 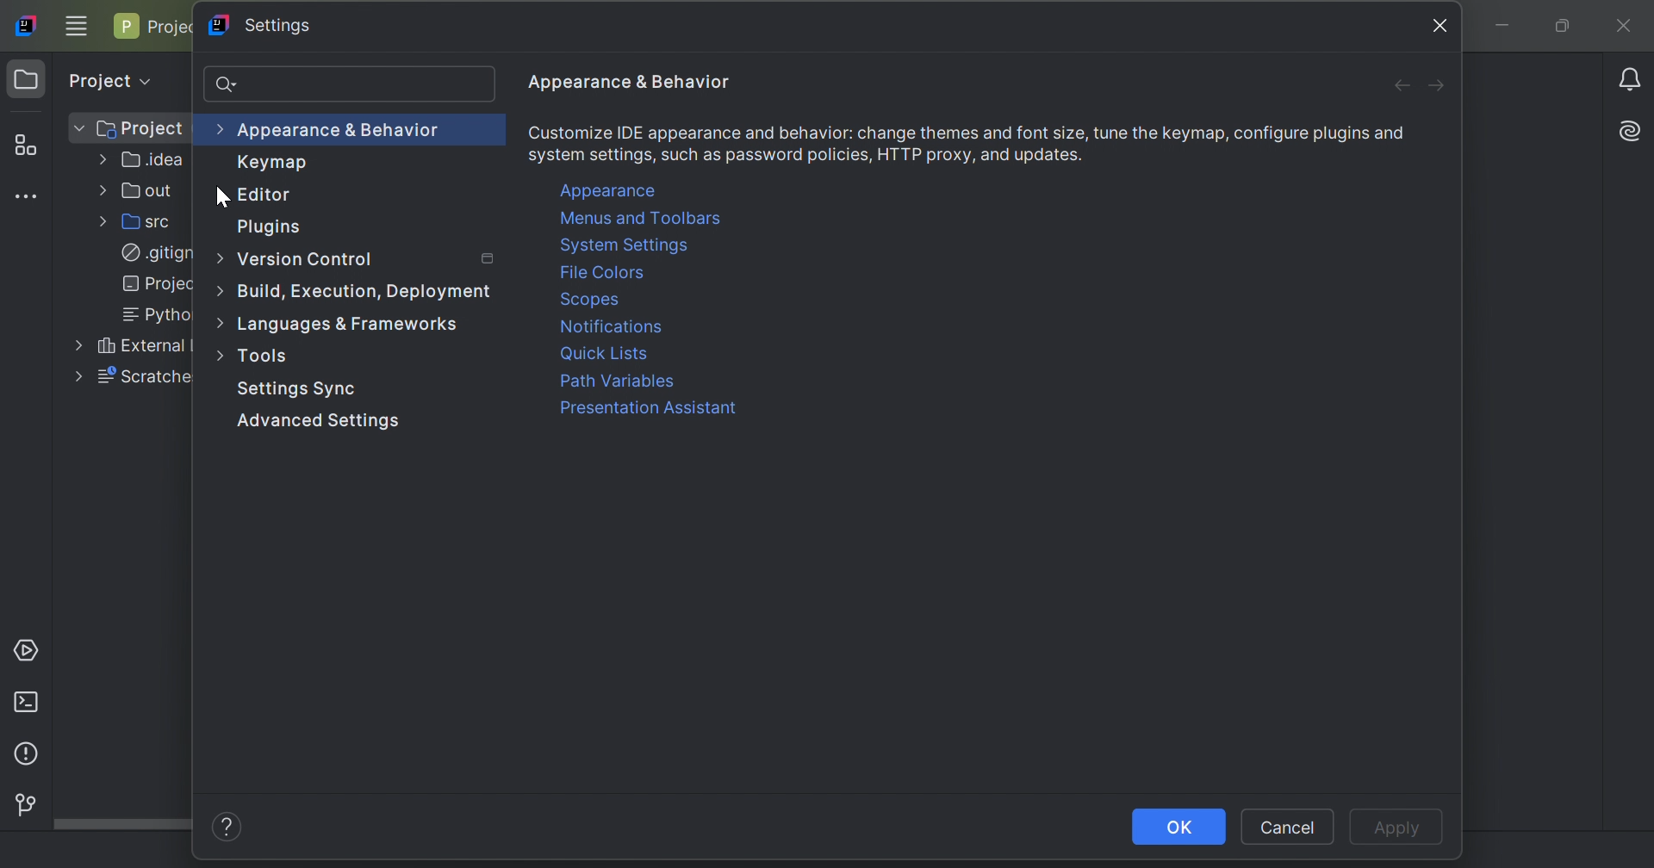 I want to click on projec, so click(x=152, y=283).